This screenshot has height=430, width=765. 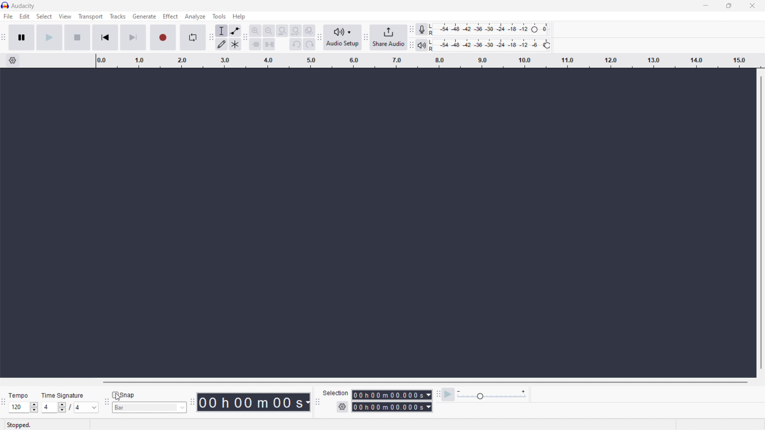 What do you see at coordinates (90, 17) in the screenshot?
I see `transport` at bounding box center [90, 17].